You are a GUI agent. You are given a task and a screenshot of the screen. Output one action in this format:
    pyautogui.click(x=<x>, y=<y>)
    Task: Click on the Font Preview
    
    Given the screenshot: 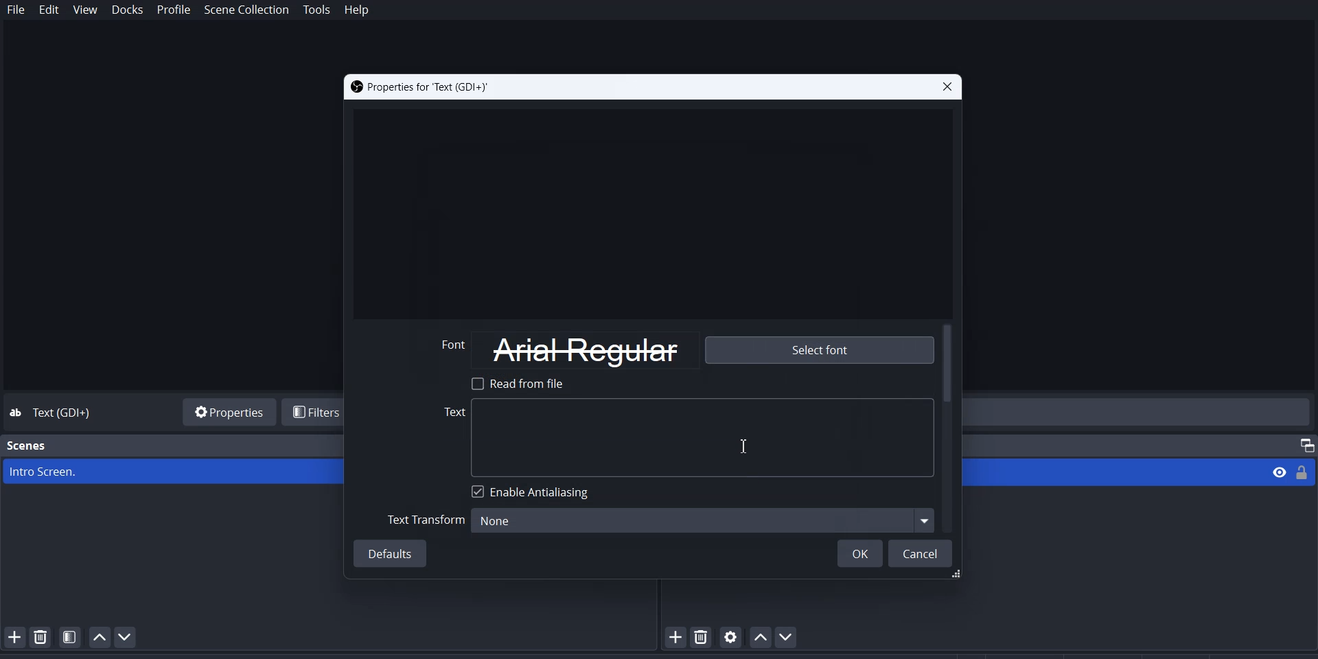 What is the action you would take?
    pyautogui.click(x=452, y=350)
    